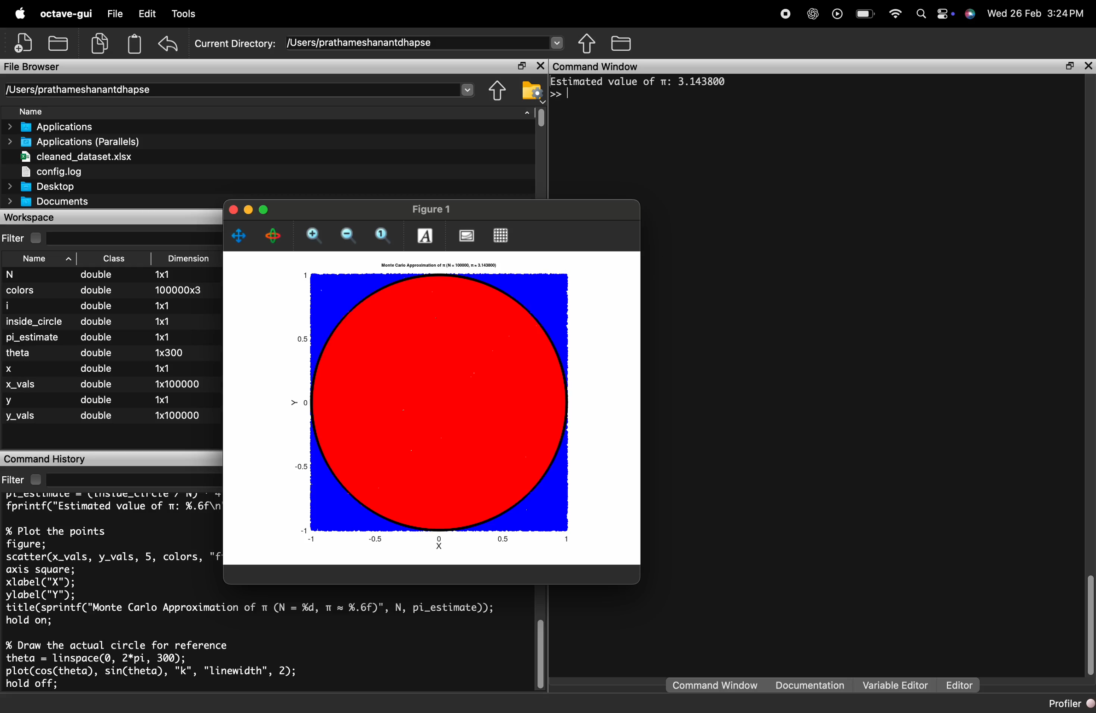 This screenshot has height=713, width=1096. Describe the element at coordinates (22, 352) in the screenshot. I see `theta` at that location.